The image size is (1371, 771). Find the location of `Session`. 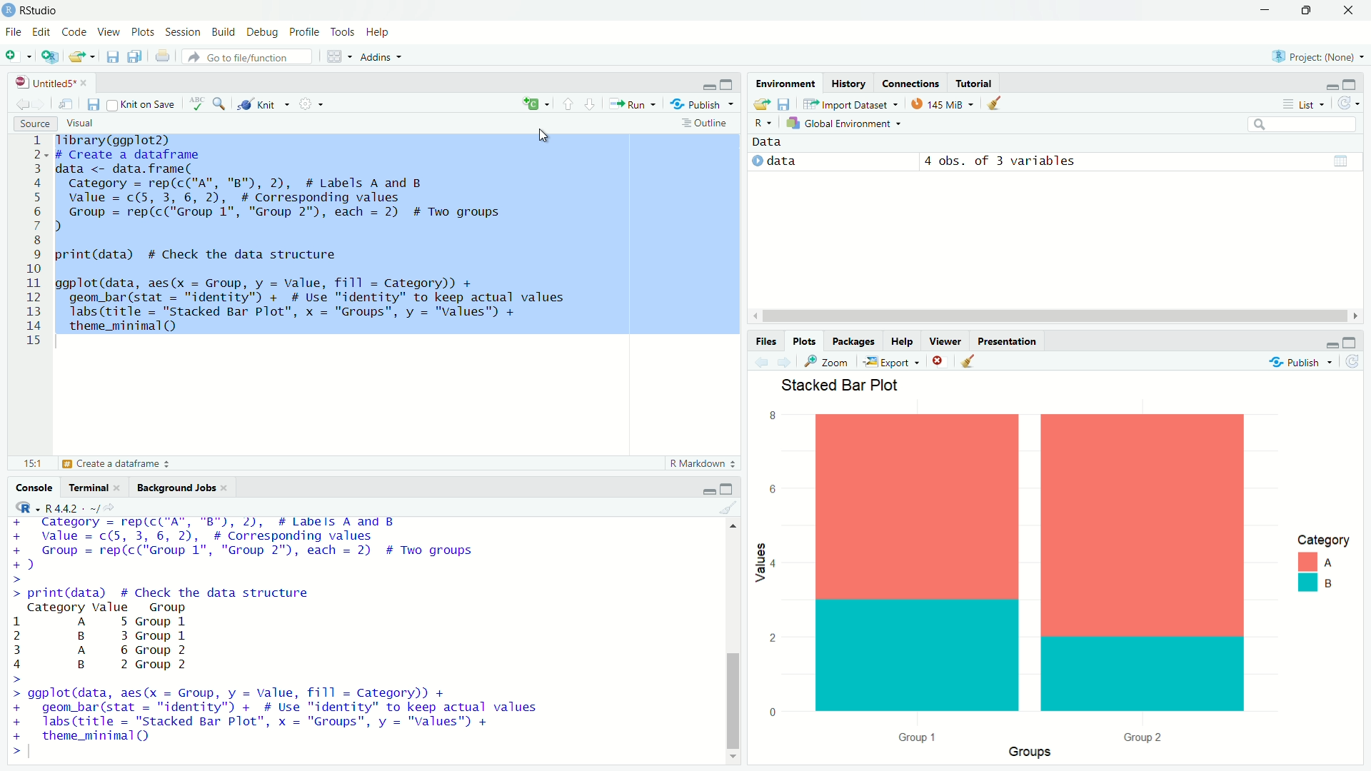

Session is located at coordinates (185, 32).